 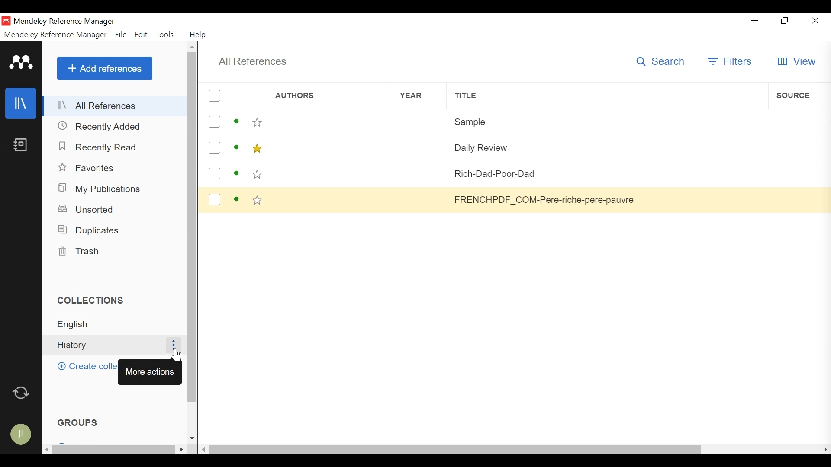 I want to click on Mendeley logo, so click(x=21, y=63).